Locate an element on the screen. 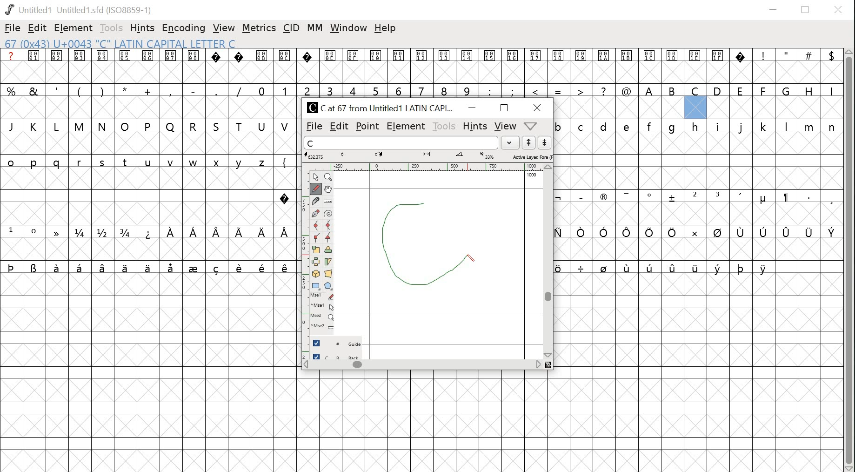 The width and height of the screenshot is (855, 472). maximize is located at coordinates (506, 108).